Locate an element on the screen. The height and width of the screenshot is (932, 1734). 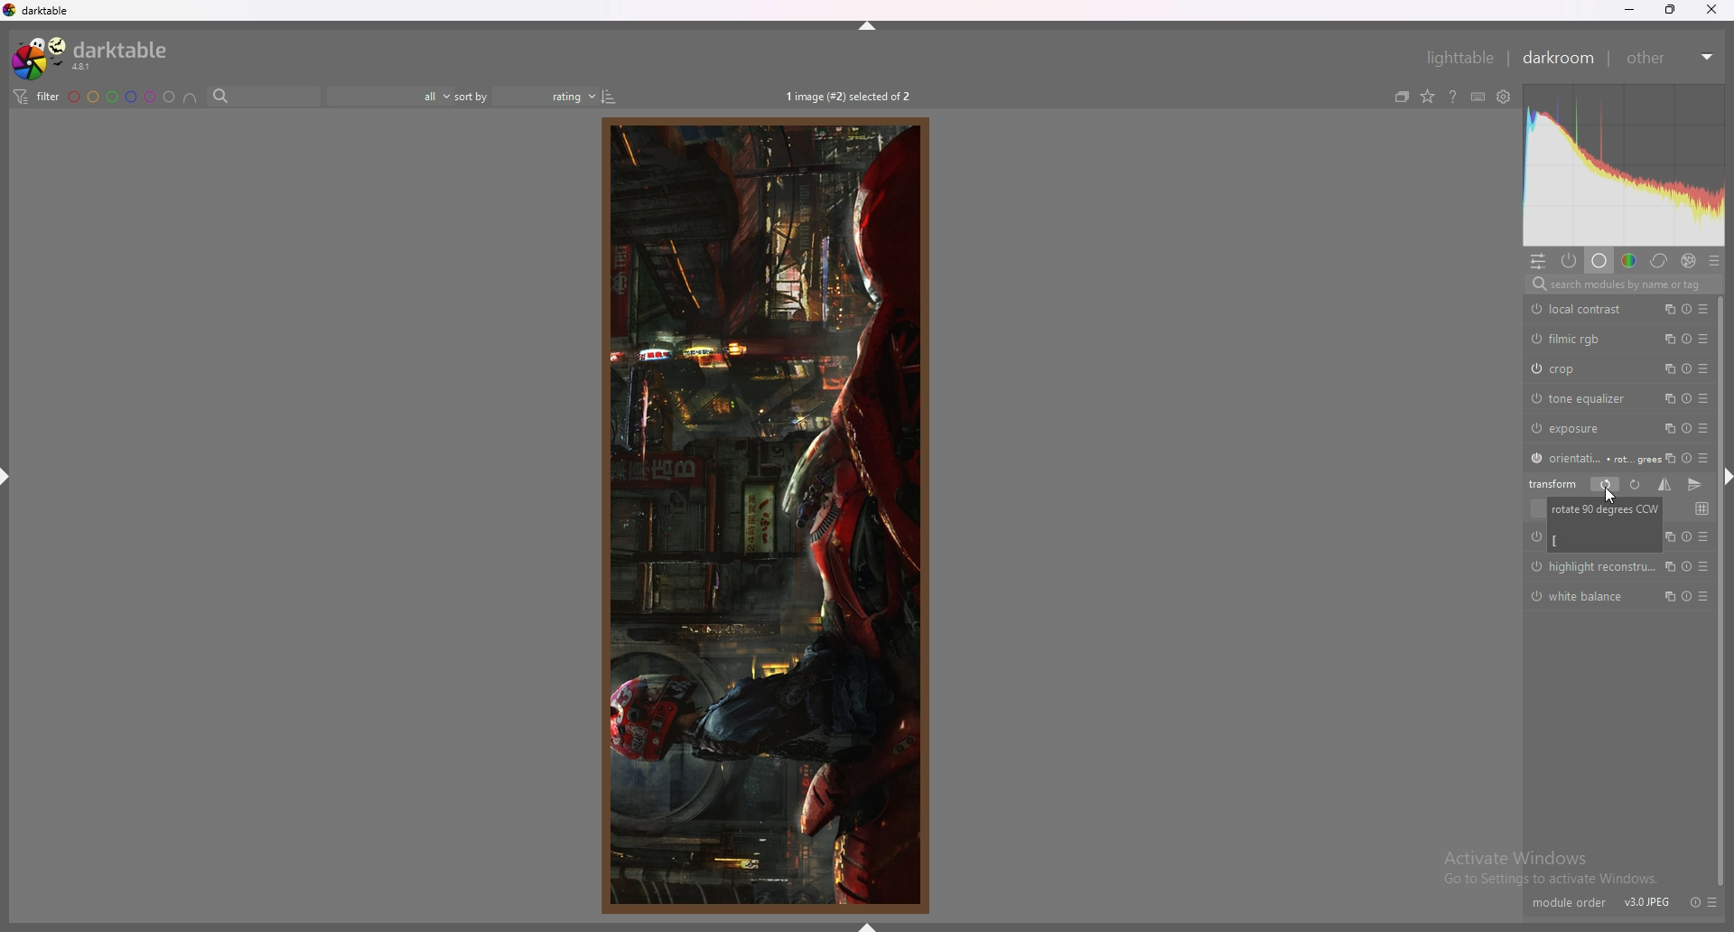
multiple instances action is located at coordinates (1667, 368).